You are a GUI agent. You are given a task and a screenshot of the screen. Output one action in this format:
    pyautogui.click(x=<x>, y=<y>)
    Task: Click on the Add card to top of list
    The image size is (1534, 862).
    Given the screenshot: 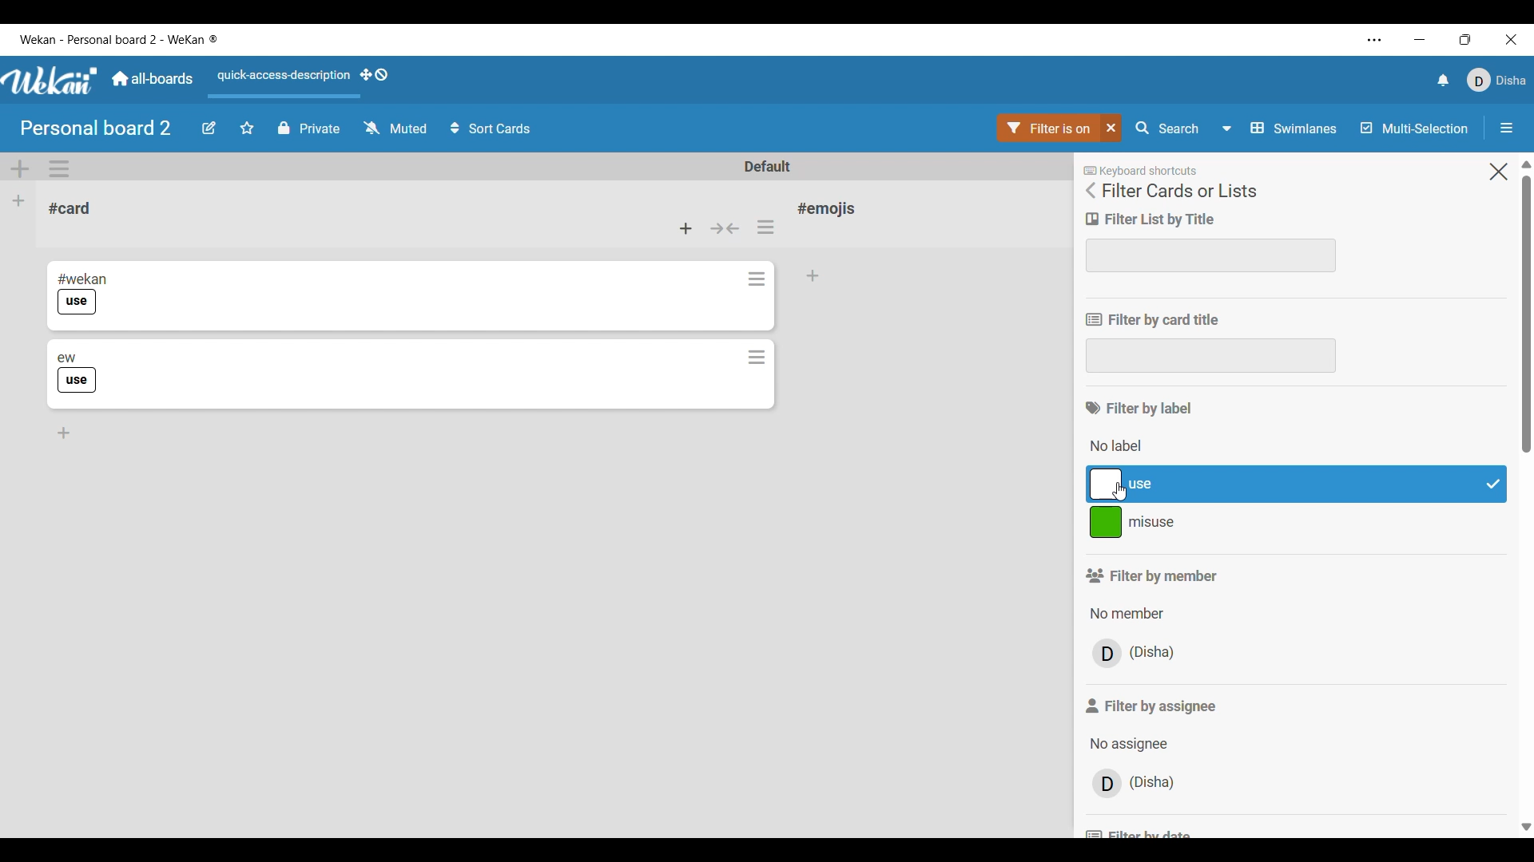 What is the action you would take?
    pyautogui.click(x=686, y=228)
    